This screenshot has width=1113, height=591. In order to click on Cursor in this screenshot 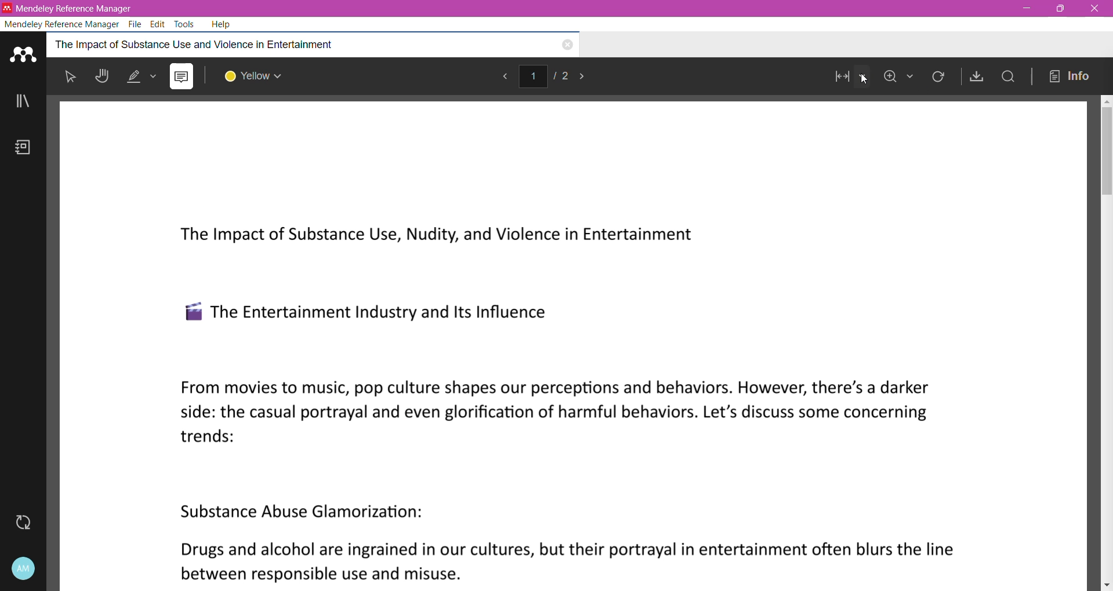, I will do `click(865, 80)`.